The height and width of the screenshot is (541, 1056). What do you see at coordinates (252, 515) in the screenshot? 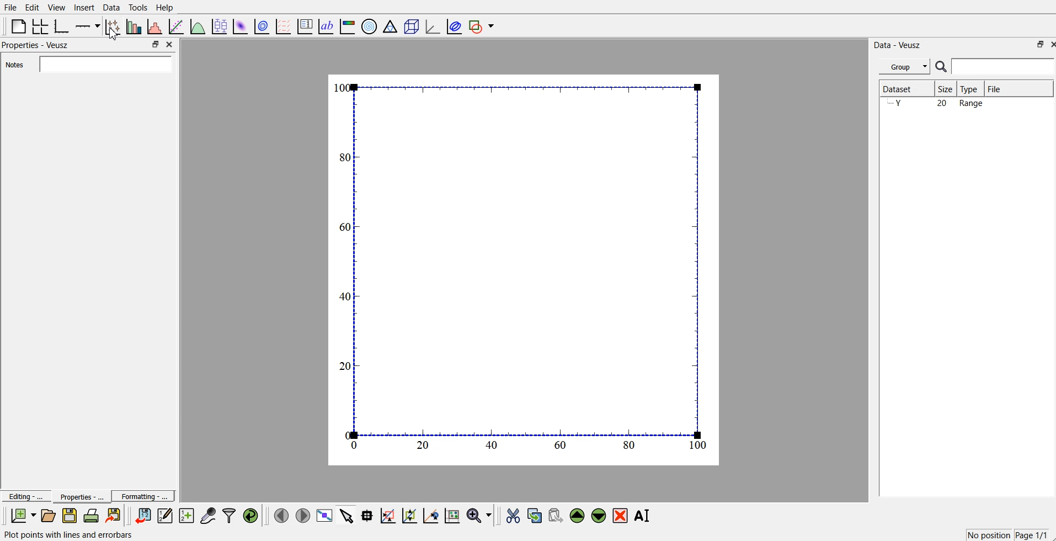
I see `reload linked datasets` at bounding box center [252, 515].